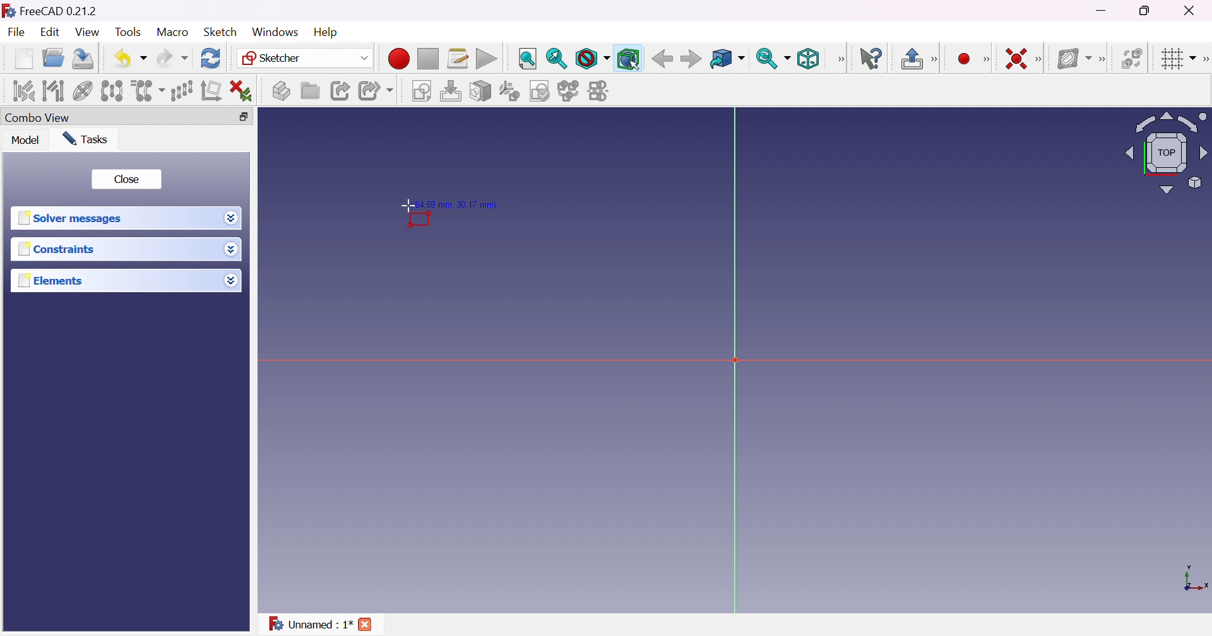  I want to click on Forward, so click(691, 59).